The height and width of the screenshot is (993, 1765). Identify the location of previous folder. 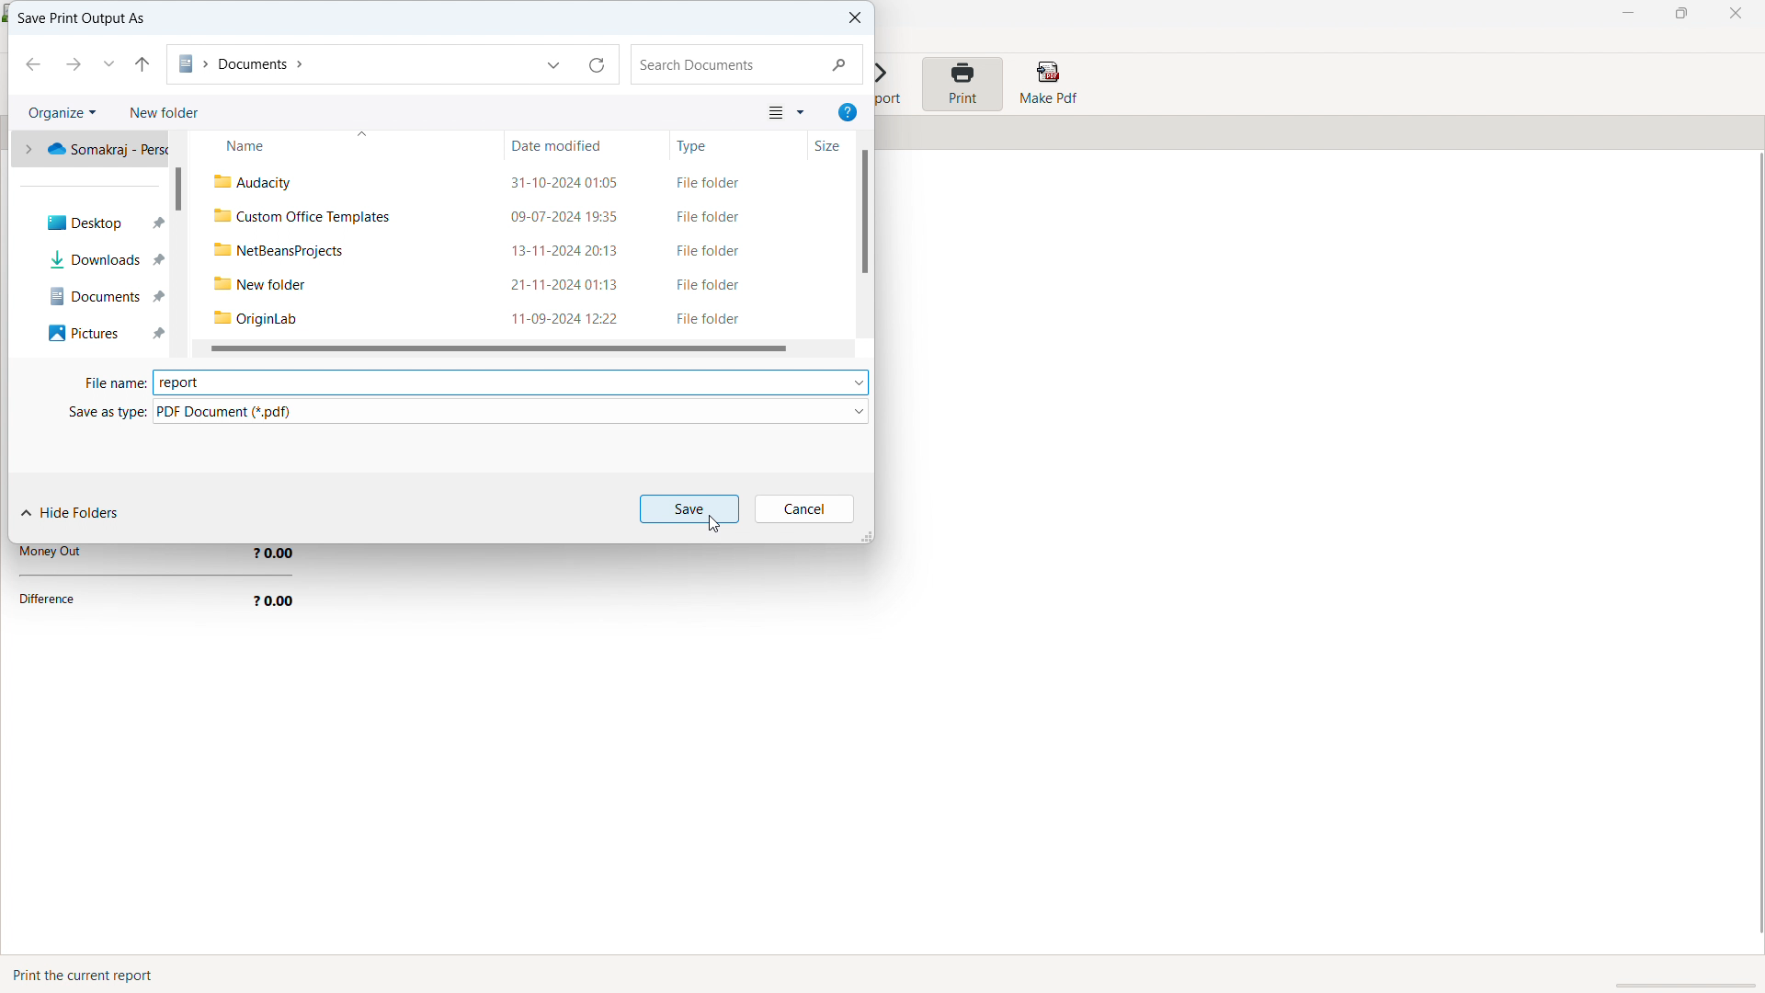
(31, 64).